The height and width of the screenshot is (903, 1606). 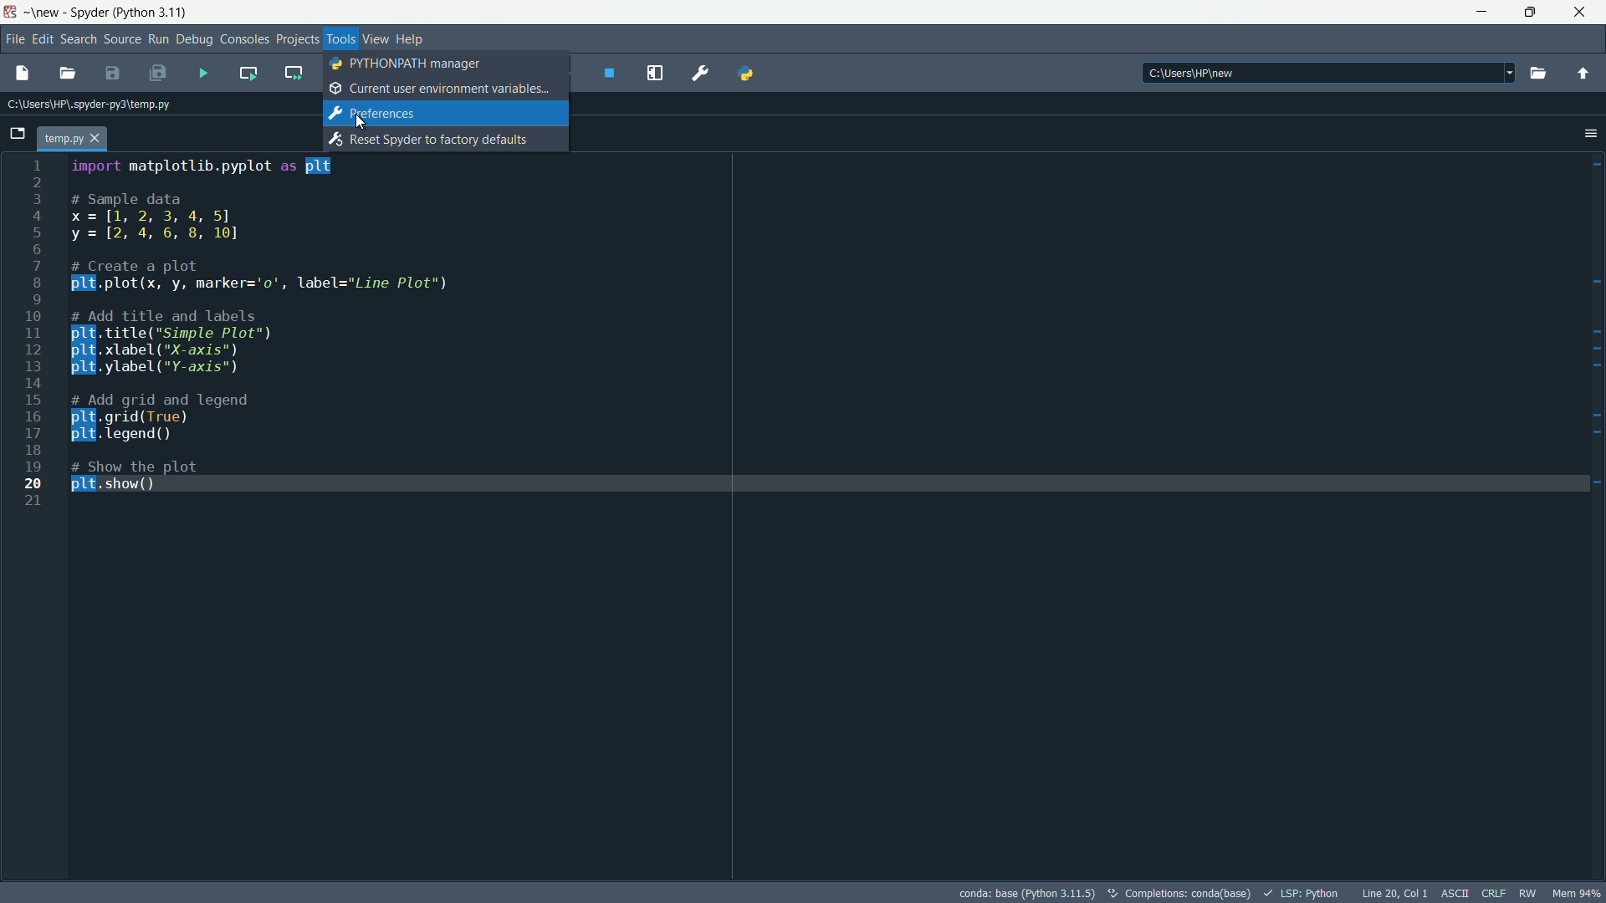 What do you see at coordinates (298, 38) in the screenshot?
I see `projects` at bounding box center [298, 38].